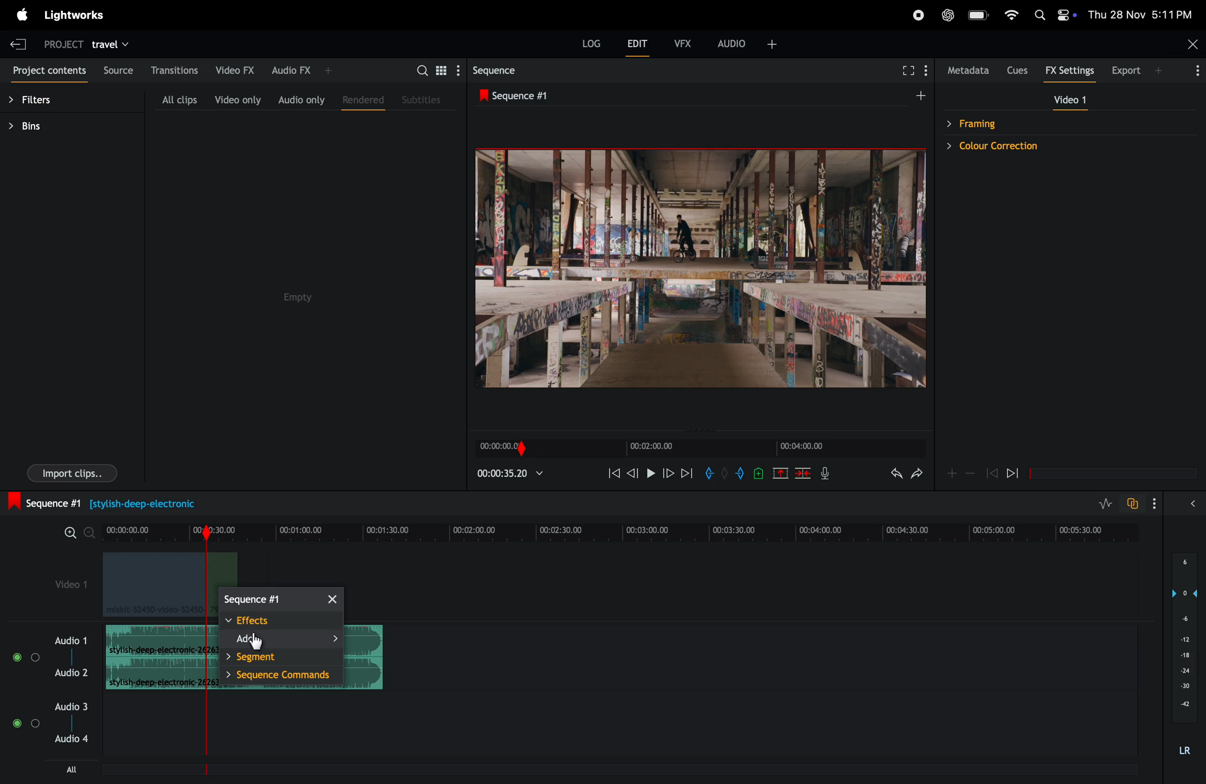  Describe the element at coordinates (513, 476) in the screenshot. I see `playback time` at that location.